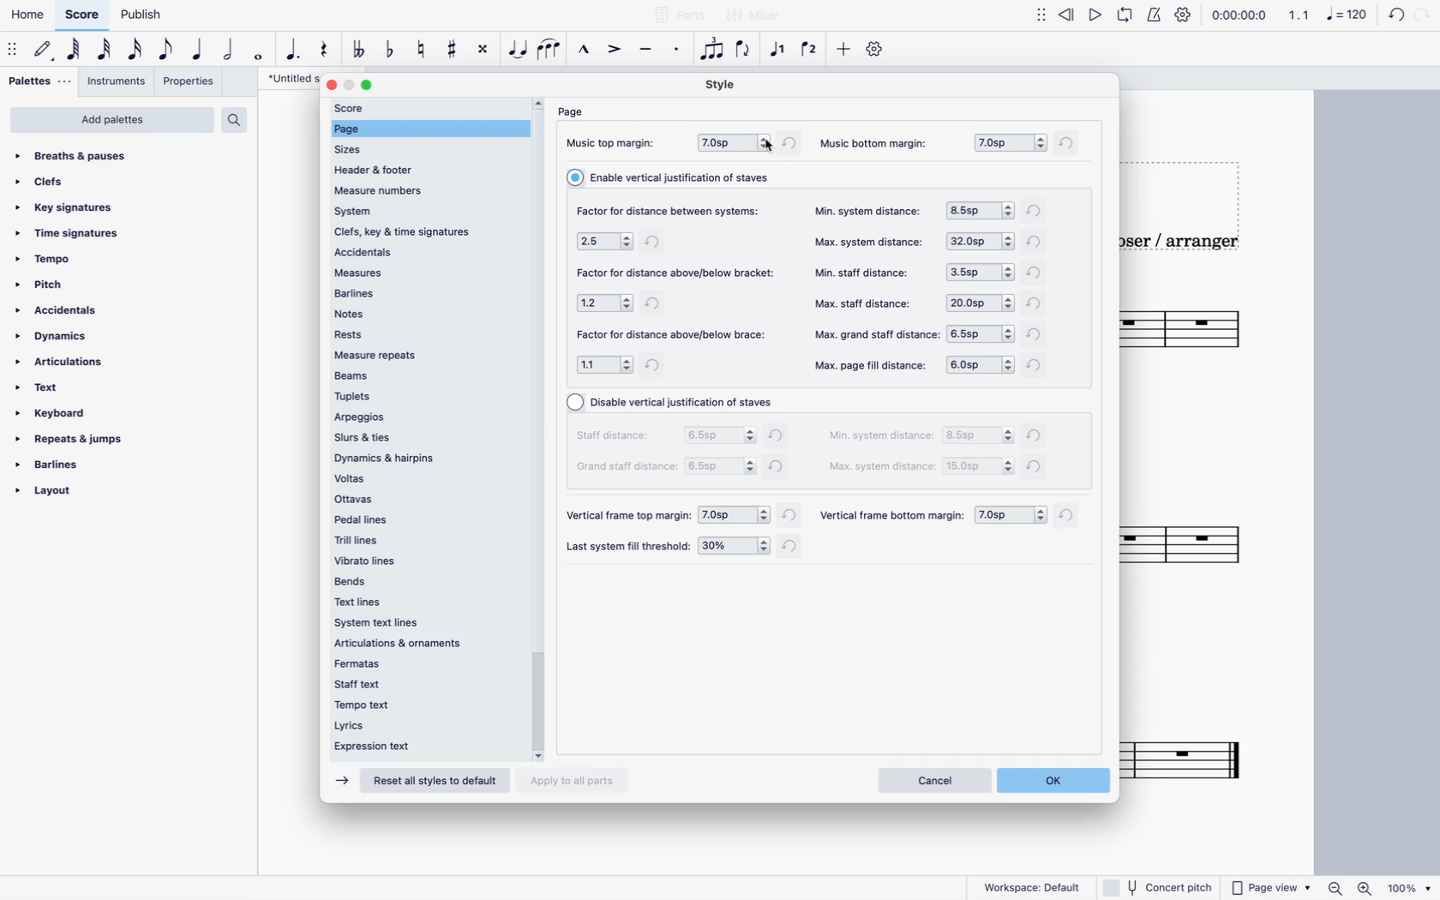 The height and width of the screenshot is (900, 1440). I want to click on keyboard, so click(53, 413).